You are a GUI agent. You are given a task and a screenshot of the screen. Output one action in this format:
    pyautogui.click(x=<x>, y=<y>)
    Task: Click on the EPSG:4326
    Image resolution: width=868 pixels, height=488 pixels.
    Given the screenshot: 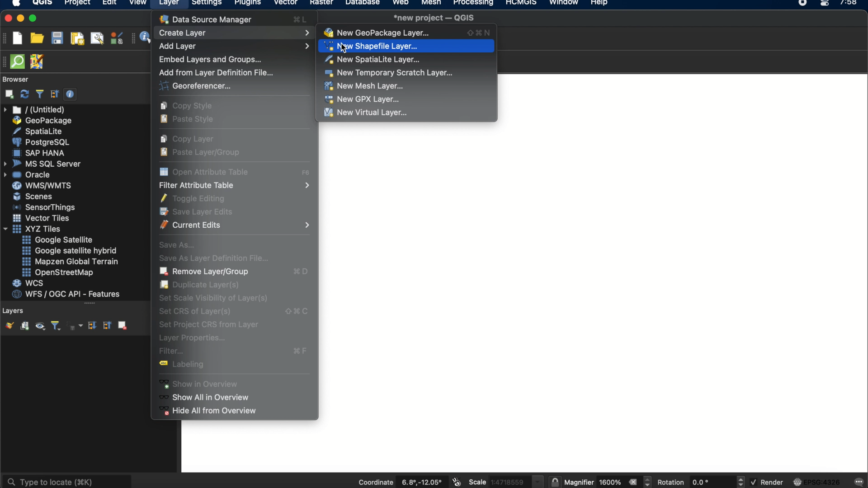 What is the action you would take?
    pyautogui.click(x=817, y=481)
    